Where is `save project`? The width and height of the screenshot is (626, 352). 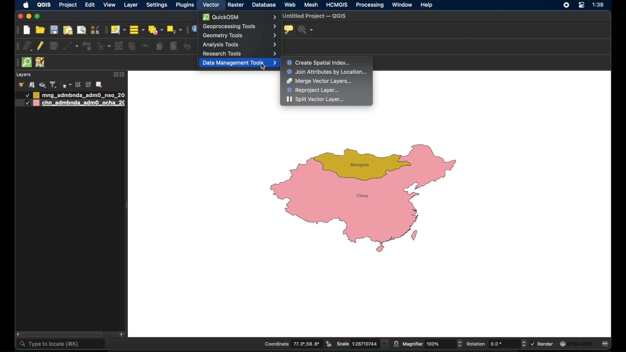 save project is located at coordinates (54, 30).